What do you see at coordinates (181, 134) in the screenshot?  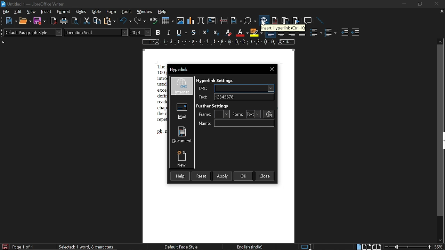 I see `document` at bounding box center [181, 134].